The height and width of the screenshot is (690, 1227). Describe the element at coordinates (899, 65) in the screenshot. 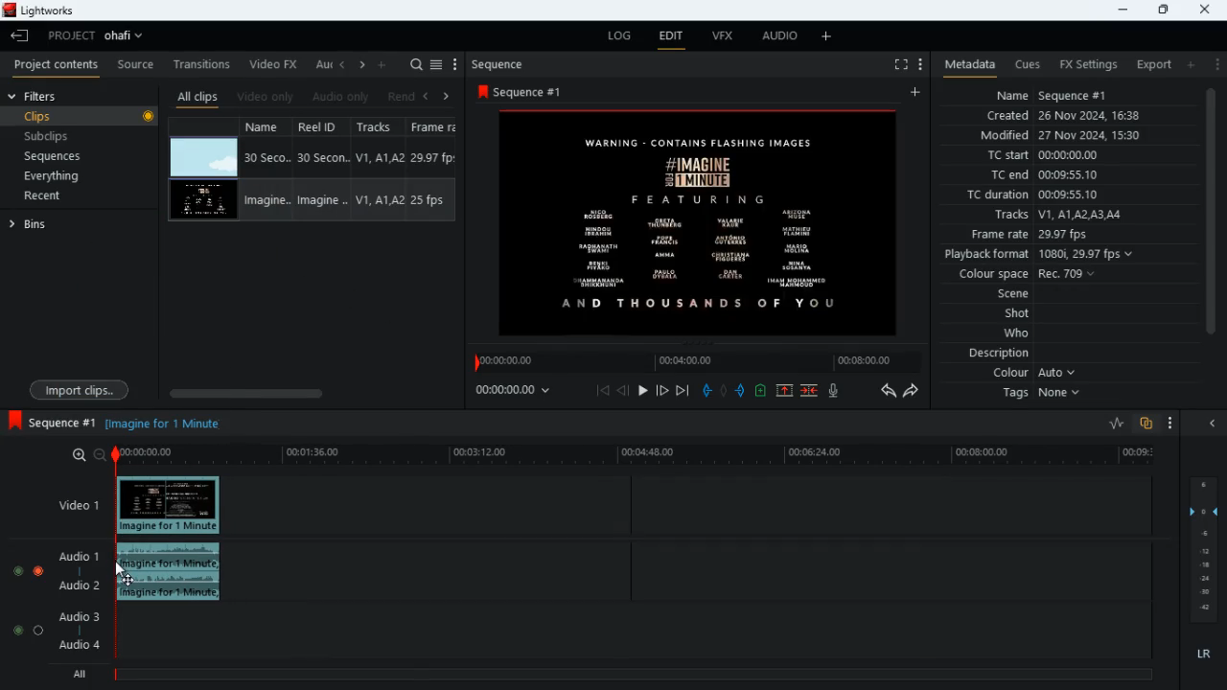

I see `fullscreen` at that location.